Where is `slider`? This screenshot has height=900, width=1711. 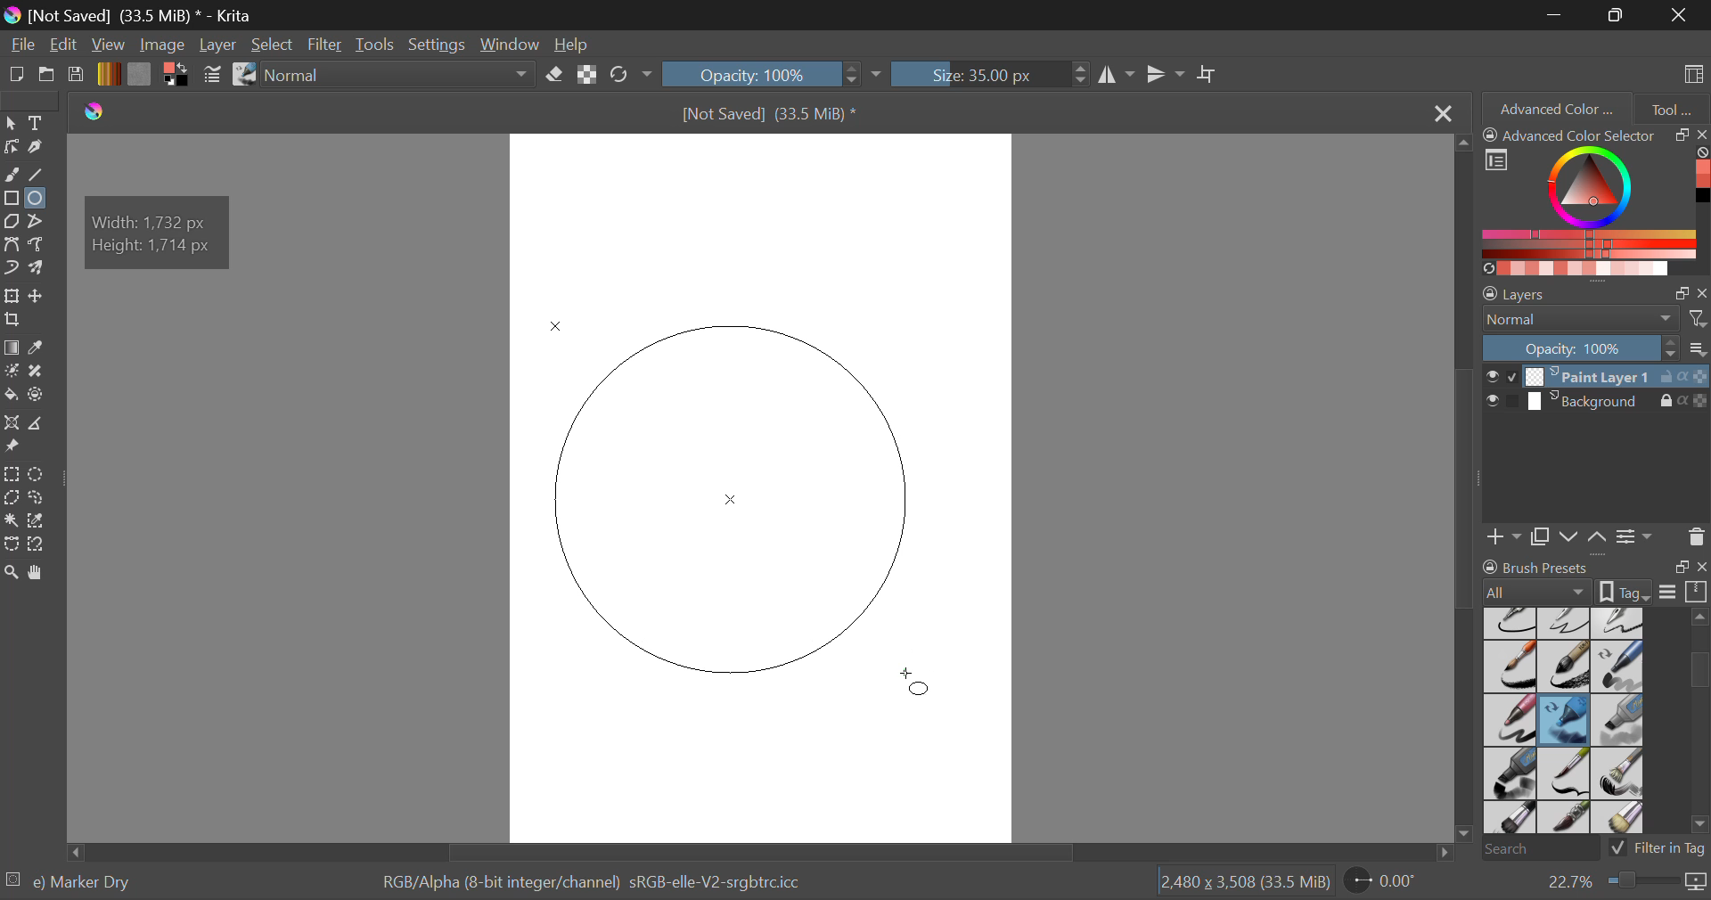
slider is located at coordinates (1691, 722).